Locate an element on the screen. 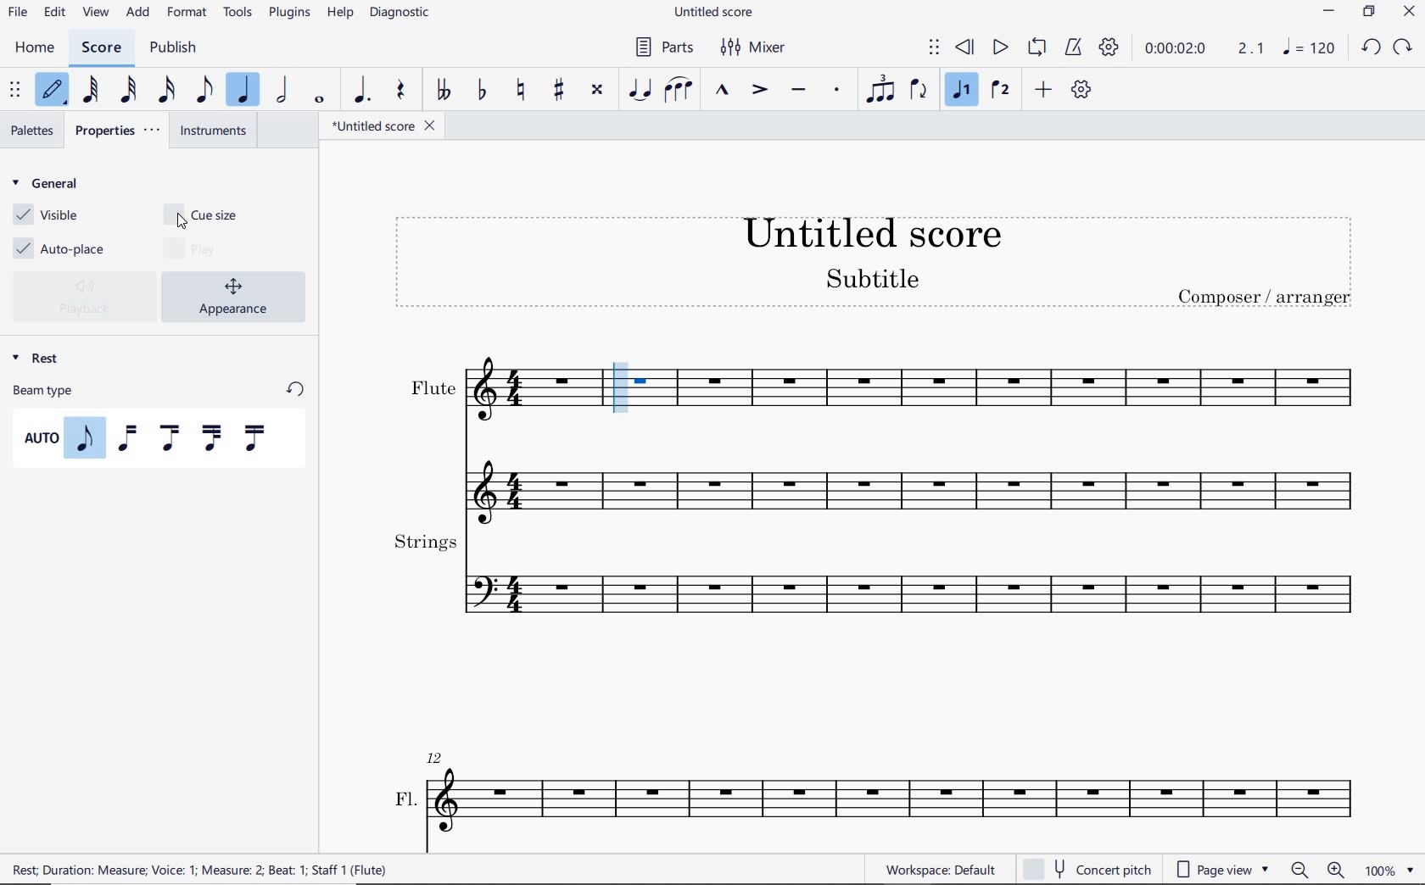  ACCENT is located at coordinates (760, 91).